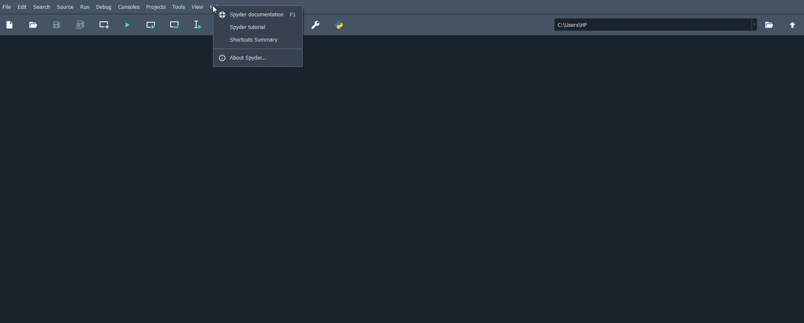  Describe the element at coordinates (150, 25) in the screenshot. I see `Run current cell` at that location.